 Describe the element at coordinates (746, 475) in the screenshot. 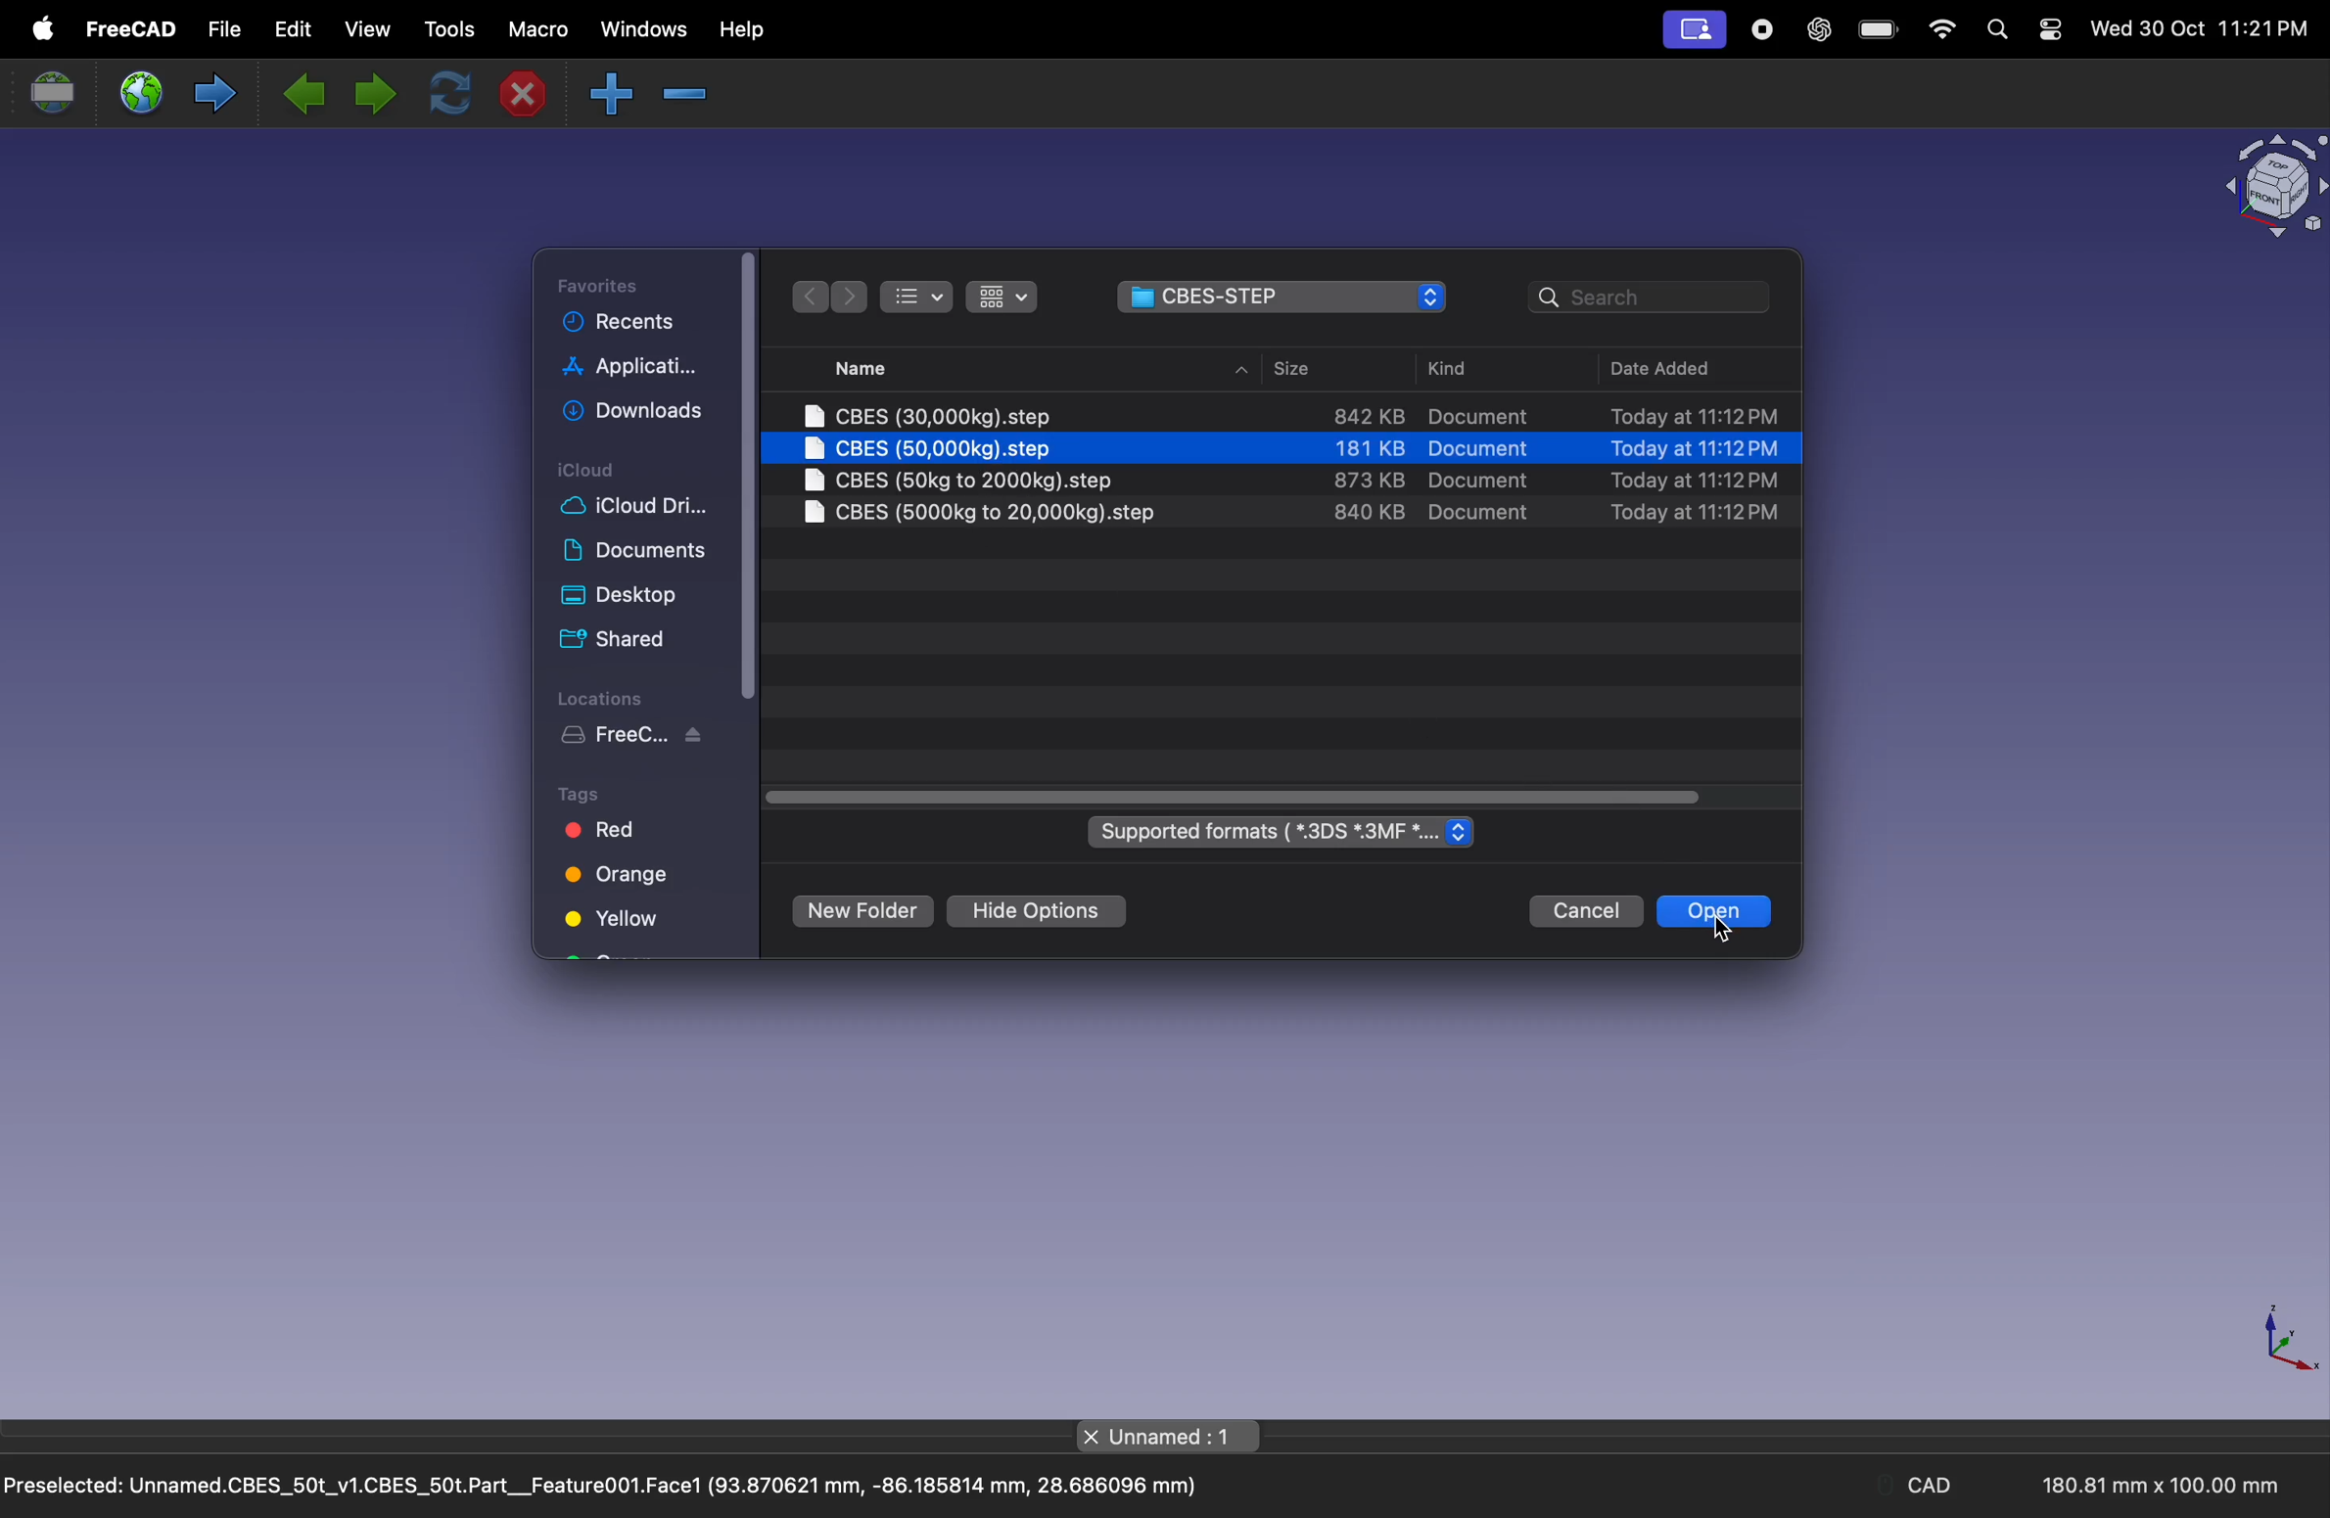

I see `scroll bar` at that location.